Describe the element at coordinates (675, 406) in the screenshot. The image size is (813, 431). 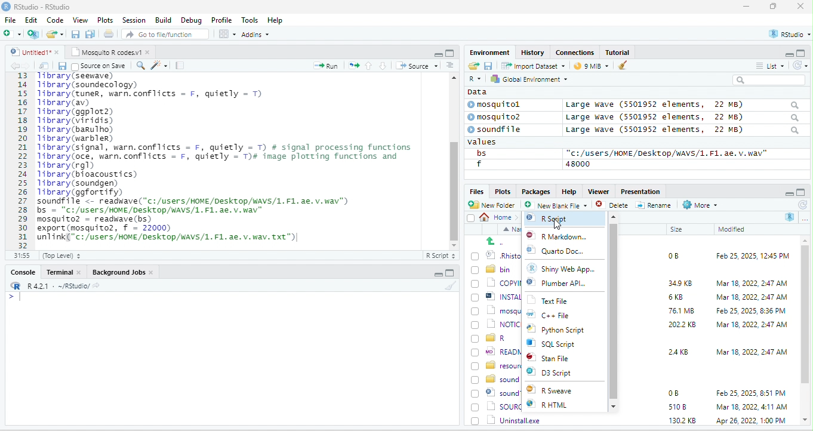
I see `5108` at that location.